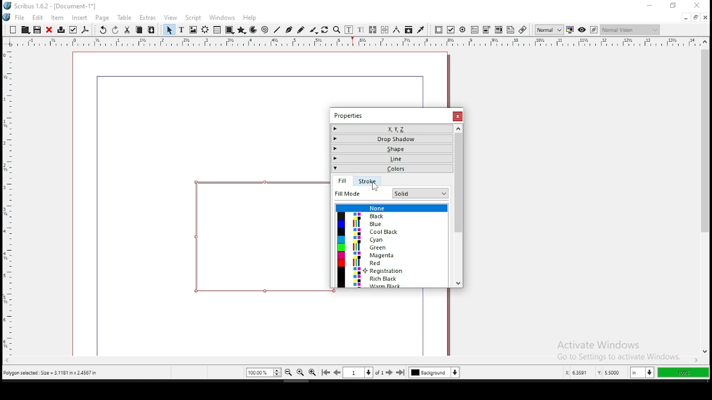 This screenshot has width=712, height=400. What do you see at coordinates (640, 373) in the screenshot?
I see `in` at bounding box center [640, 373].